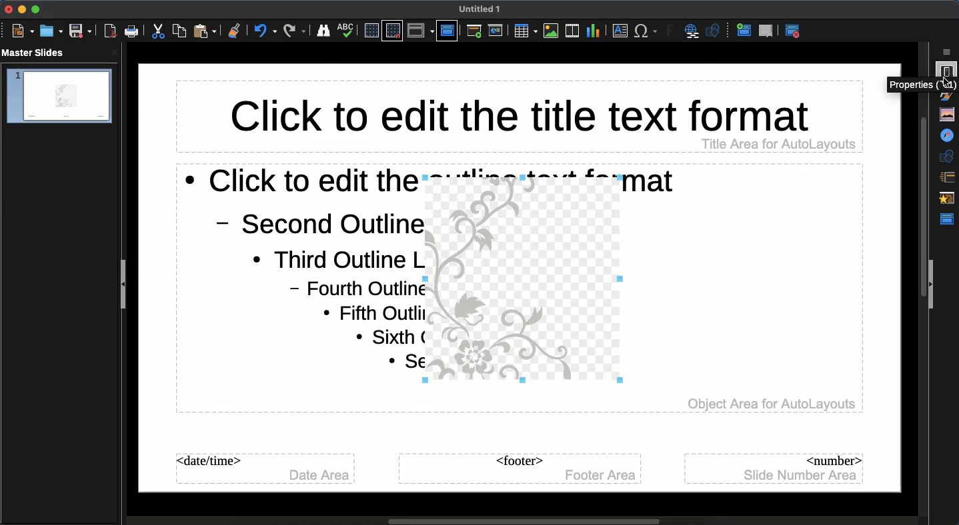  I want to click on Print, so click(132, 31).